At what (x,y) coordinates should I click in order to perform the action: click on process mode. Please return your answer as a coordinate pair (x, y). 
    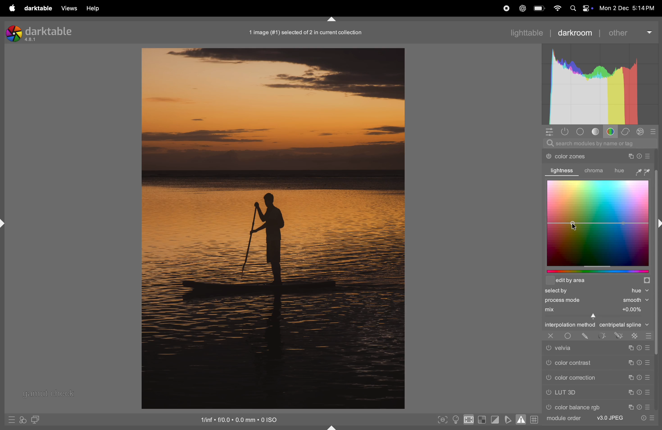
    Looking at the image, I should click on (580, 300).